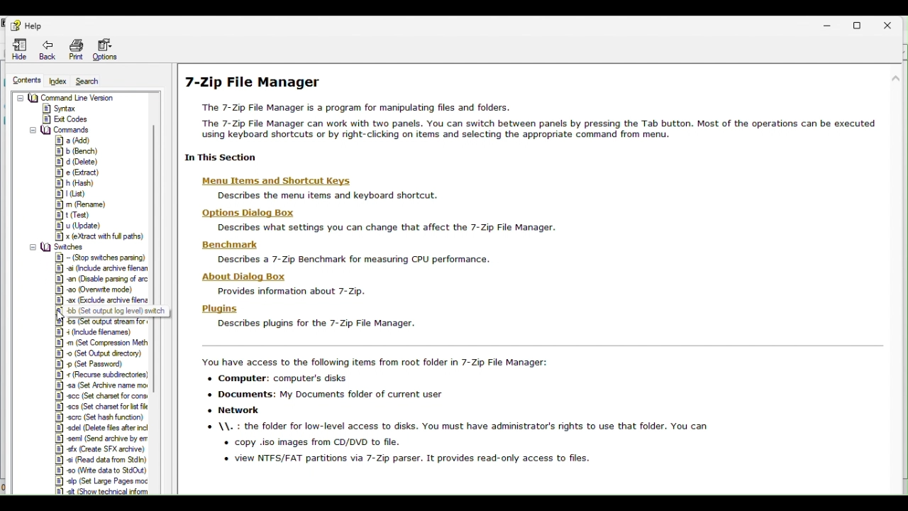 The image size is (908, 511). What do you see at coordinates (100, 406) in the screenshot?
I see `18] acs (Set charset for het fil` at bounding box center [100, 406].